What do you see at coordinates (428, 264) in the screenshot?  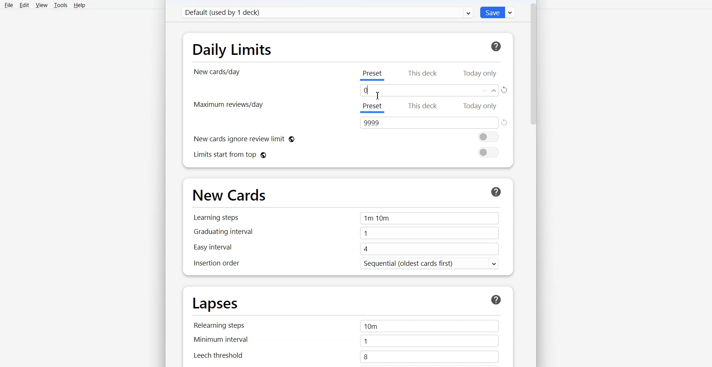 I see `Sequential (oldest cards first) v` at bounding box center [428, 264].